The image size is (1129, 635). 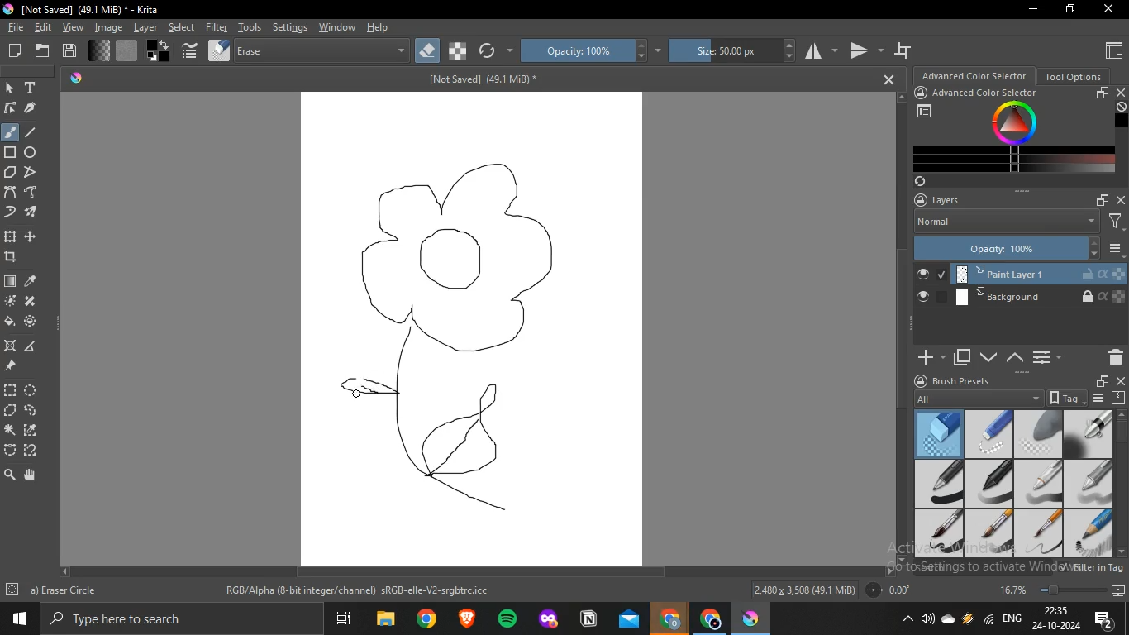 I want to click on polygon tool, so click(x=12, y=171).